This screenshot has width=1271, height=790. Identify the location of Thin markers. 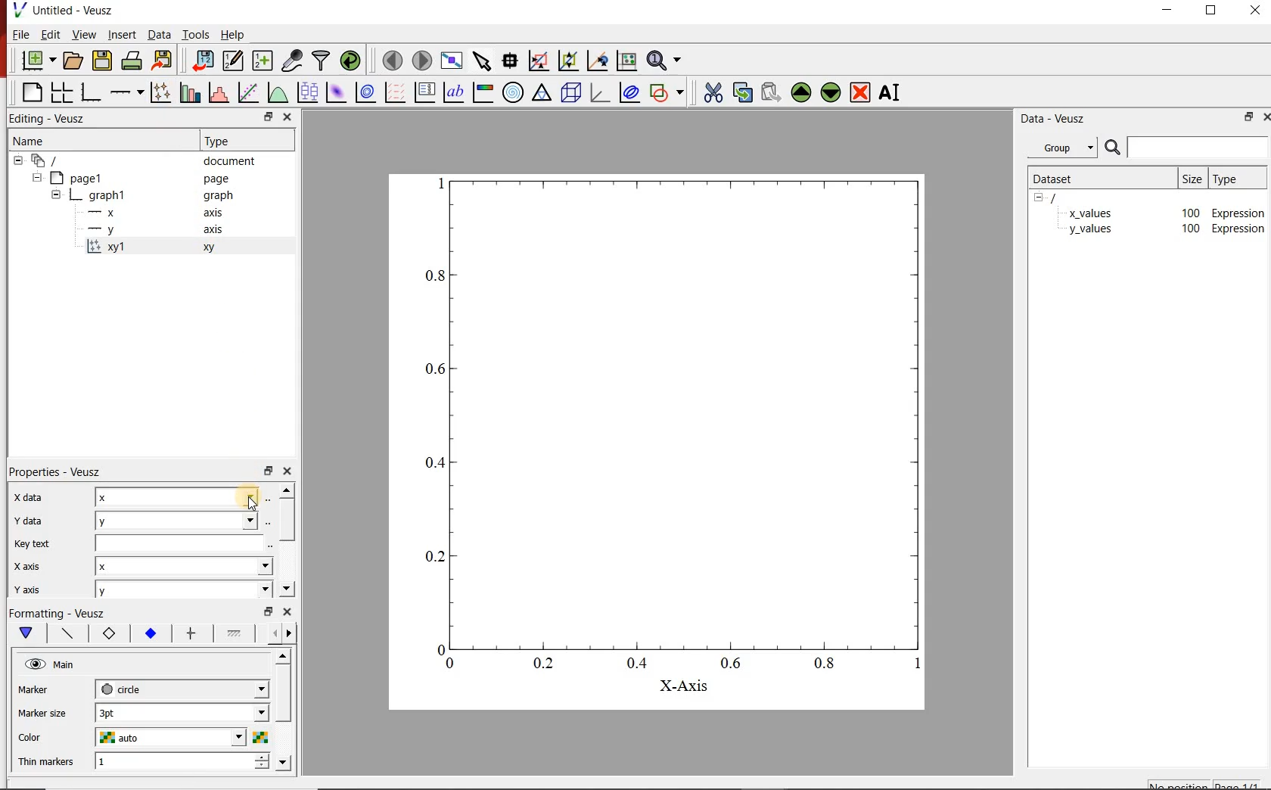
(46, 762).